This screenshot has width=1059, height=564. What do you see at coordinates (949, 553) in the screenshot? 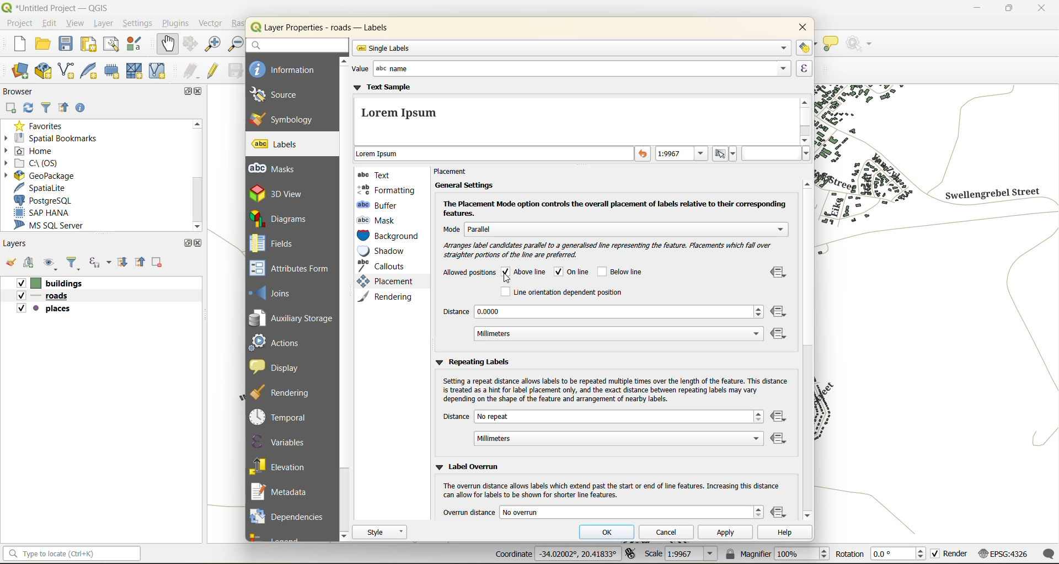
I see `render` at bounding box center [949, 553].